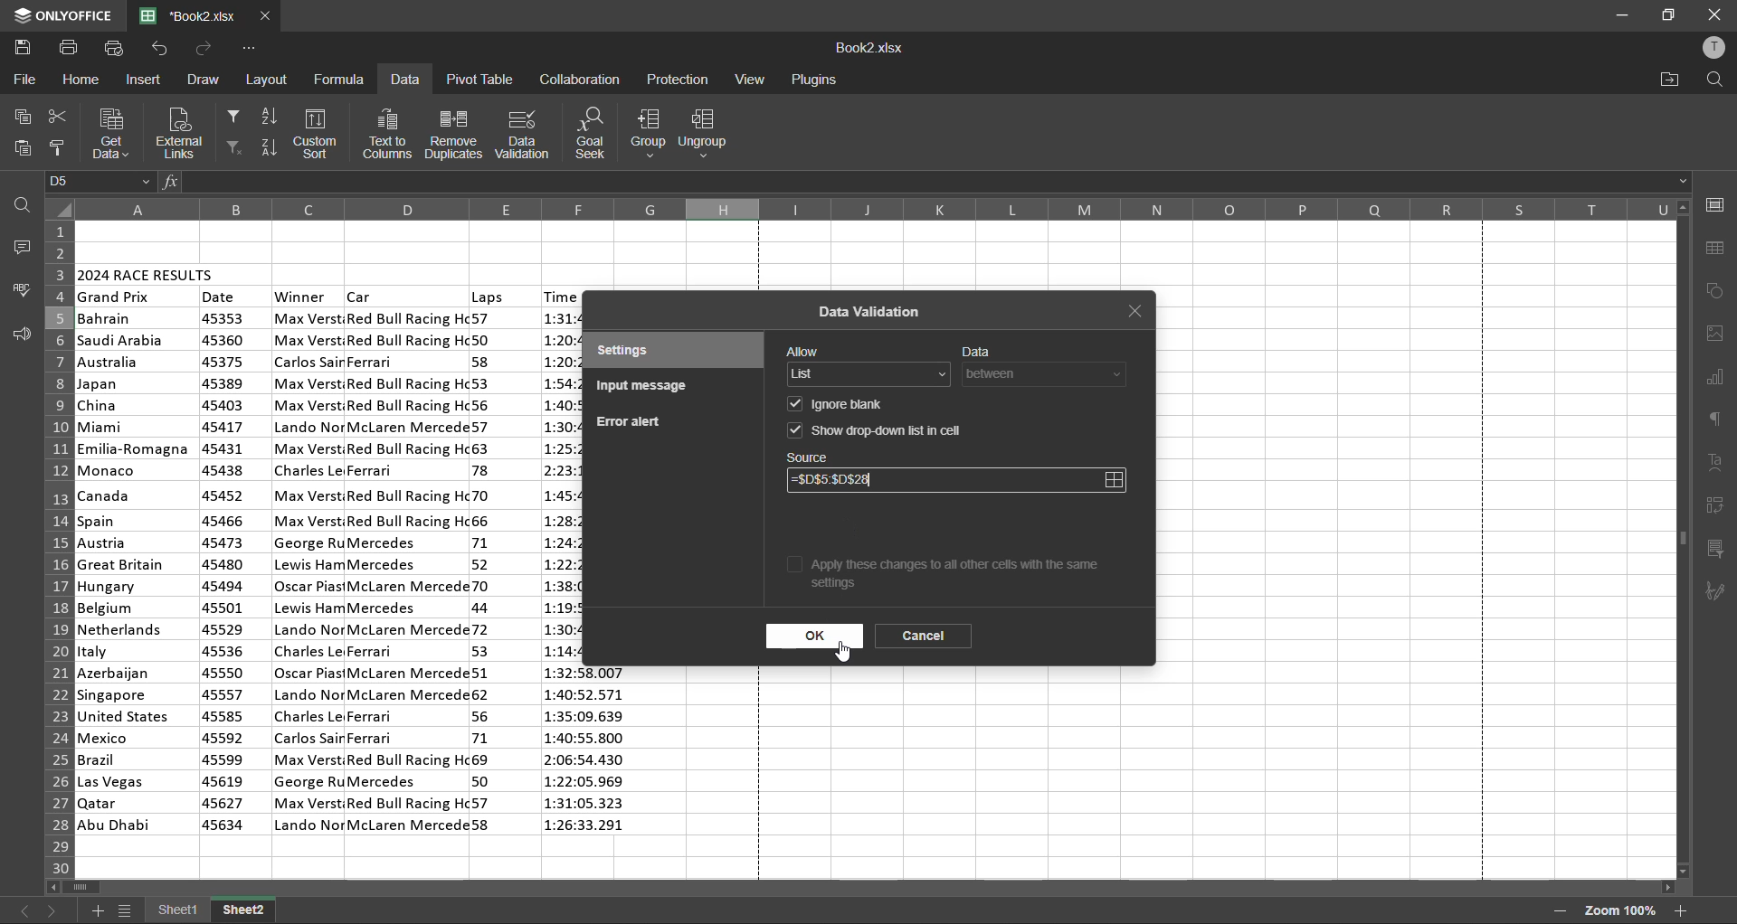  Describe the element at coordinates (21, 118) in the screenshot. I see `copy` at that location.